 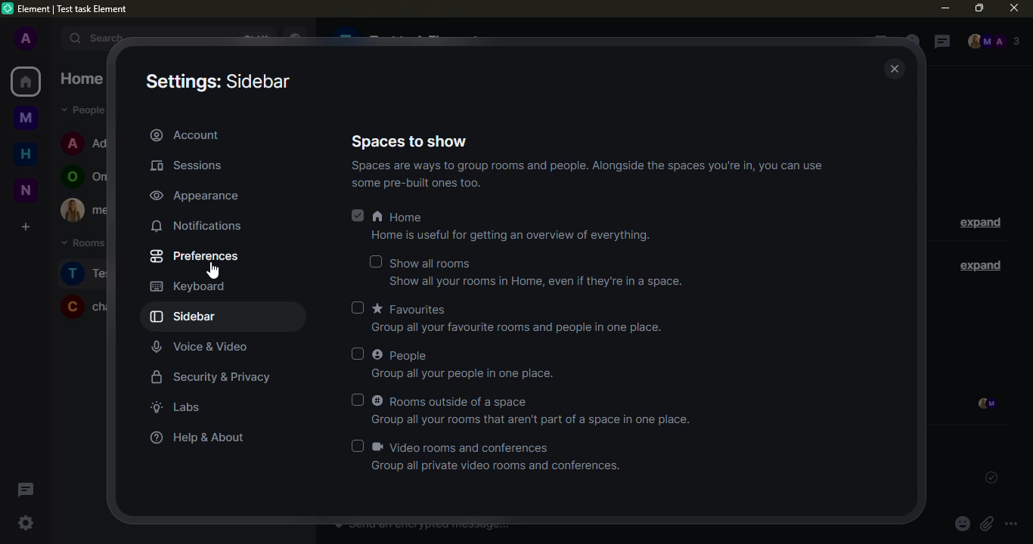 What do you see at coordinates (185, 134) in the screenshot?
I see `account` at bounding box center [185, 134].